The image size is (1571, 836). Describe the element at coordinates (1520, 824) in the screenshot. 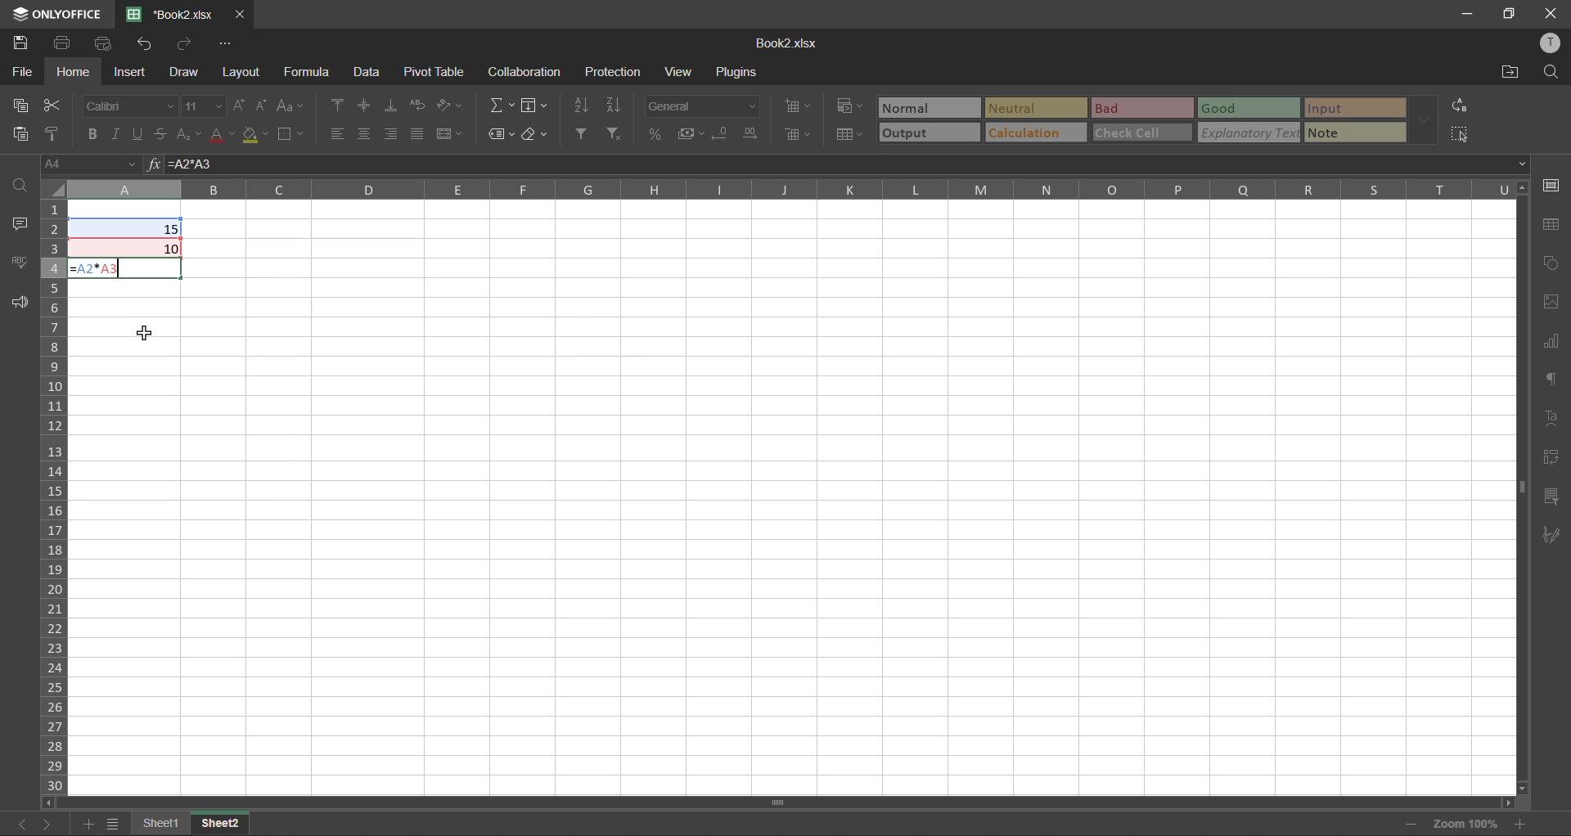

I see `zoom in` at that location.